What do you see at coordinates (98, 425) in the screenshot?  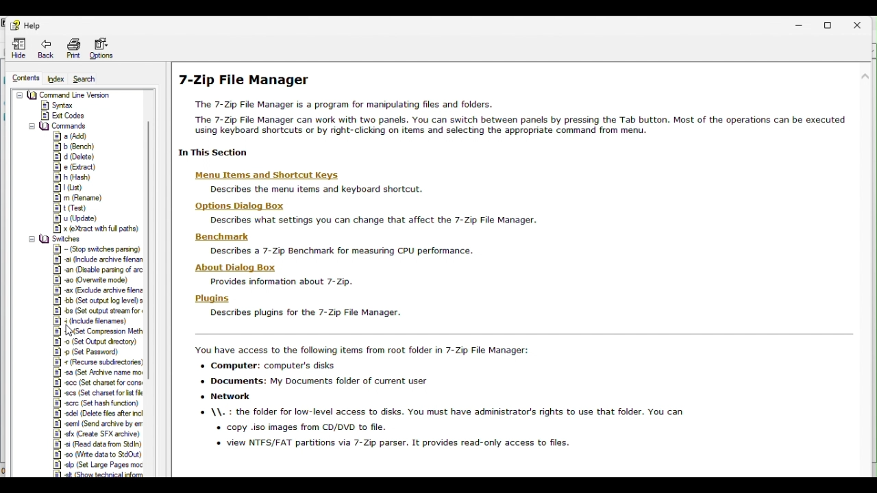 I see `send archive` at bounding box center [98, 425].